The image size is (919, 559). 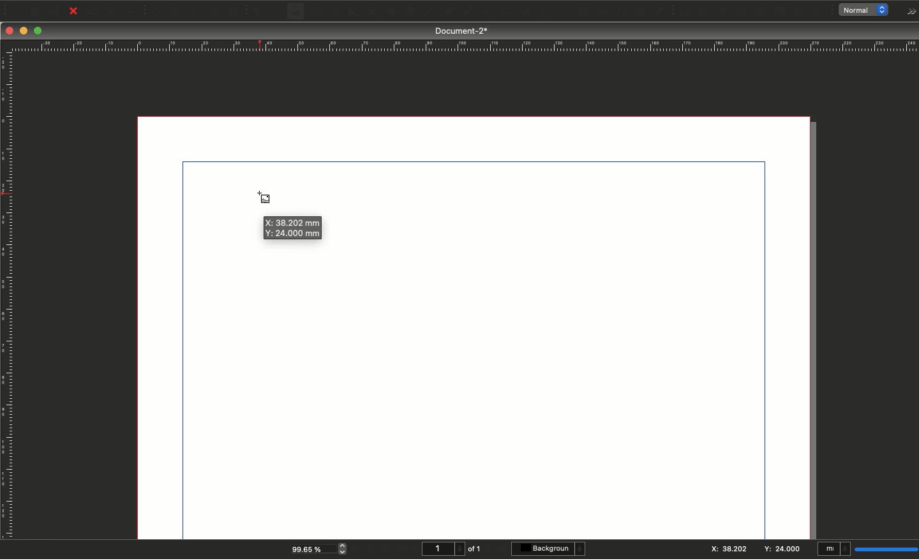 I want to click on Text annotation, so click(x=801, y=11).